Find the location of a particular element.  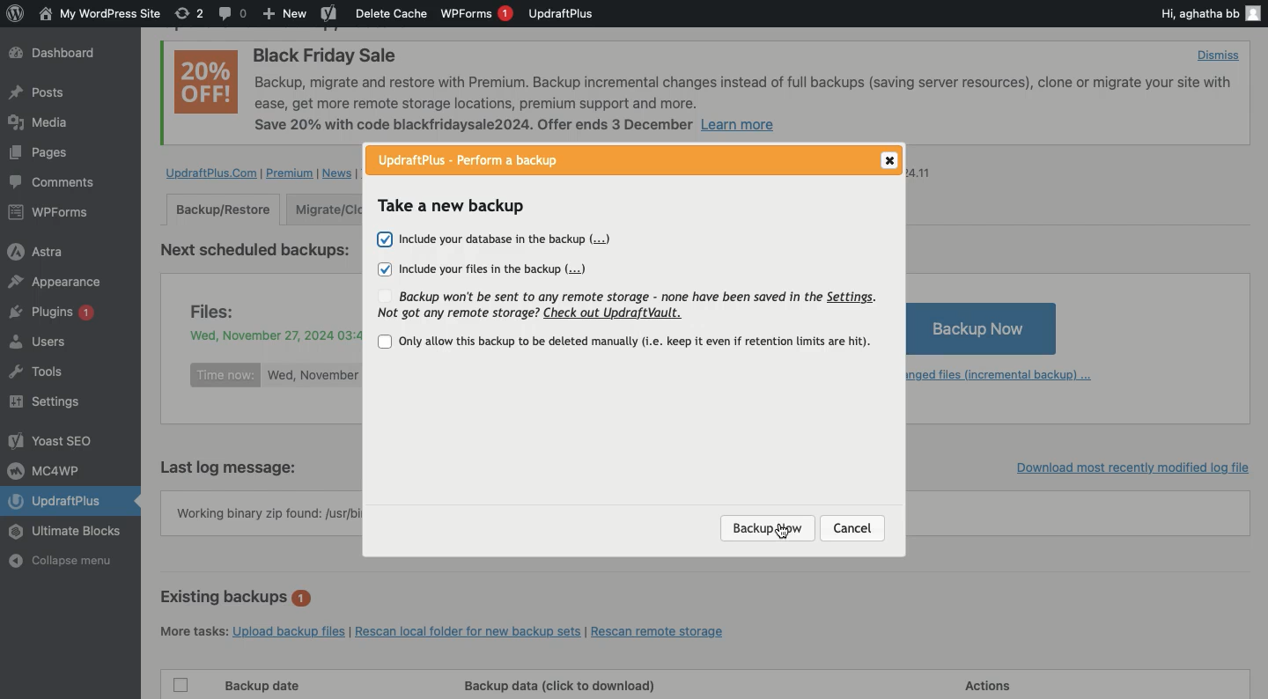

Appearance is located at coordinates (55, 281).